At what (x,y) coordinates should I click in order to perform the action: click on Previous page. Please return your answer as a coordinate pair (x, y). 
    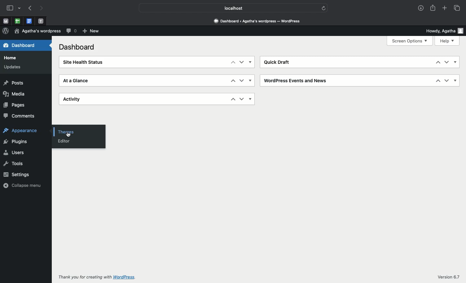
    Looking at the image, I should click on (29, 9).